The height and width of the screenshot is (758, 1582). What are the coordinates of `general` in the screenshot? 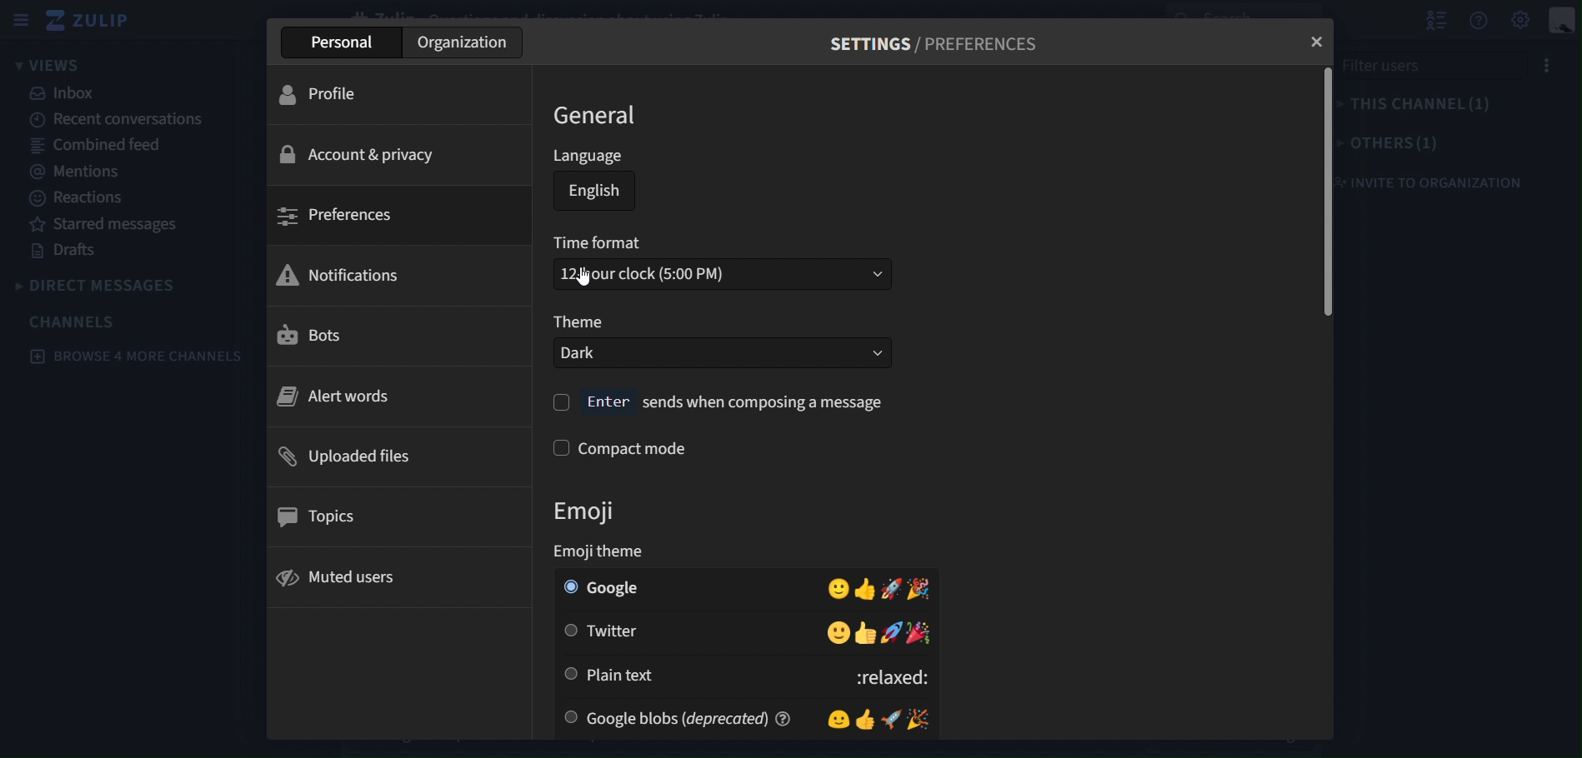 It's located at (593, 114).